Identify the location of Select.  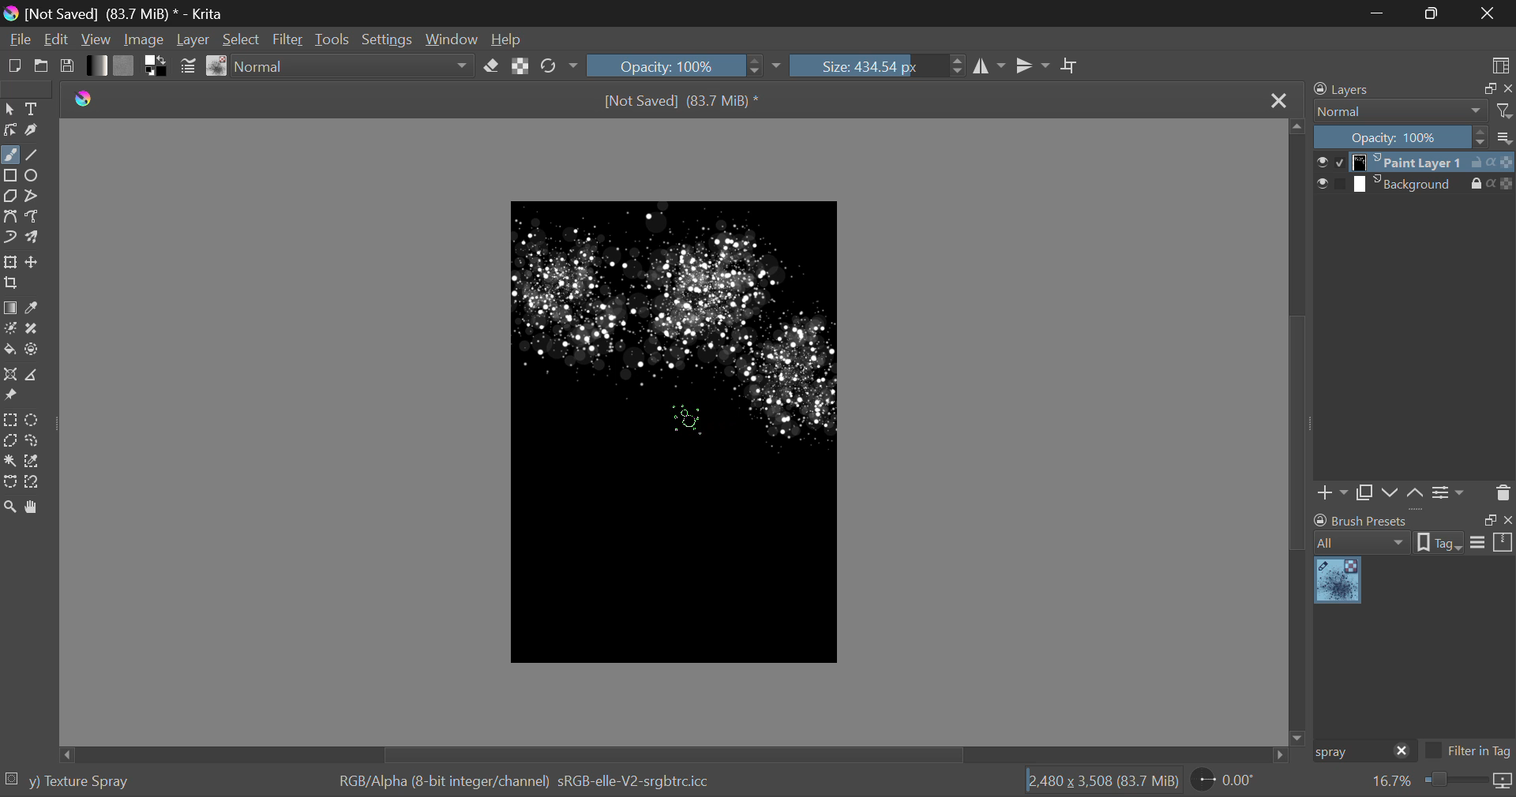
(9, 109).